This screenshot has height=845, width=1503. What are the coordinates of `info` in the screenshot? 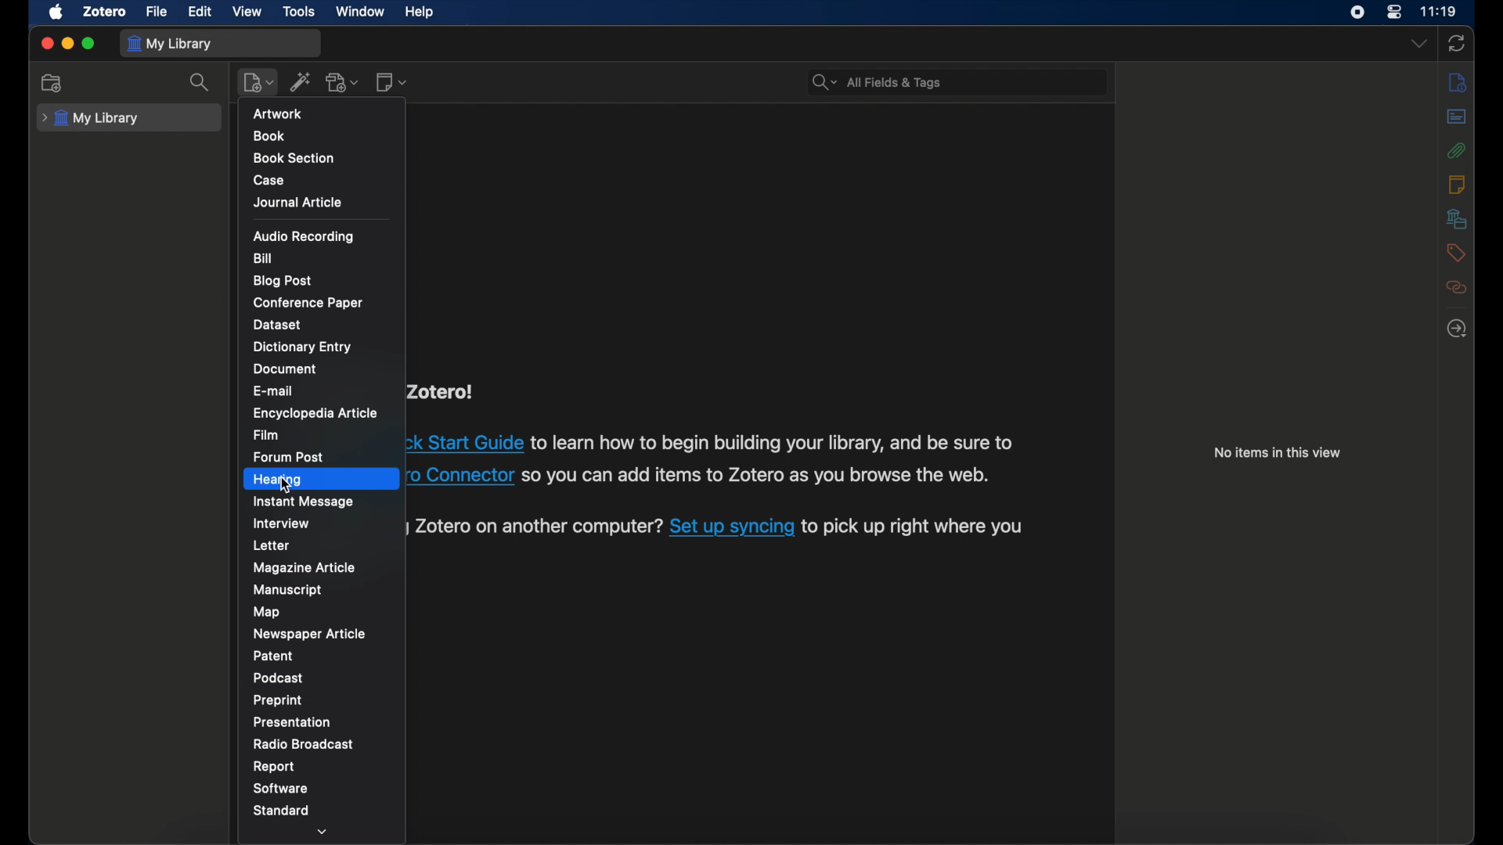 It's located at (1457, 83).